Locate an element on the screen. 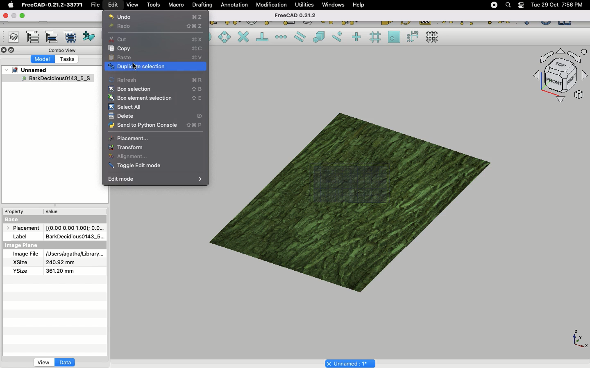 Image resolution: width=590 pixels, height=368 pixels. Snap special  is located at coordinates (320, 38).